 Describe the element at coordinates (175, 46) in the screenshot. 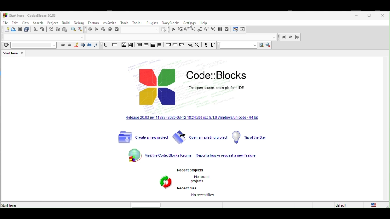

I see `continue` at that location.